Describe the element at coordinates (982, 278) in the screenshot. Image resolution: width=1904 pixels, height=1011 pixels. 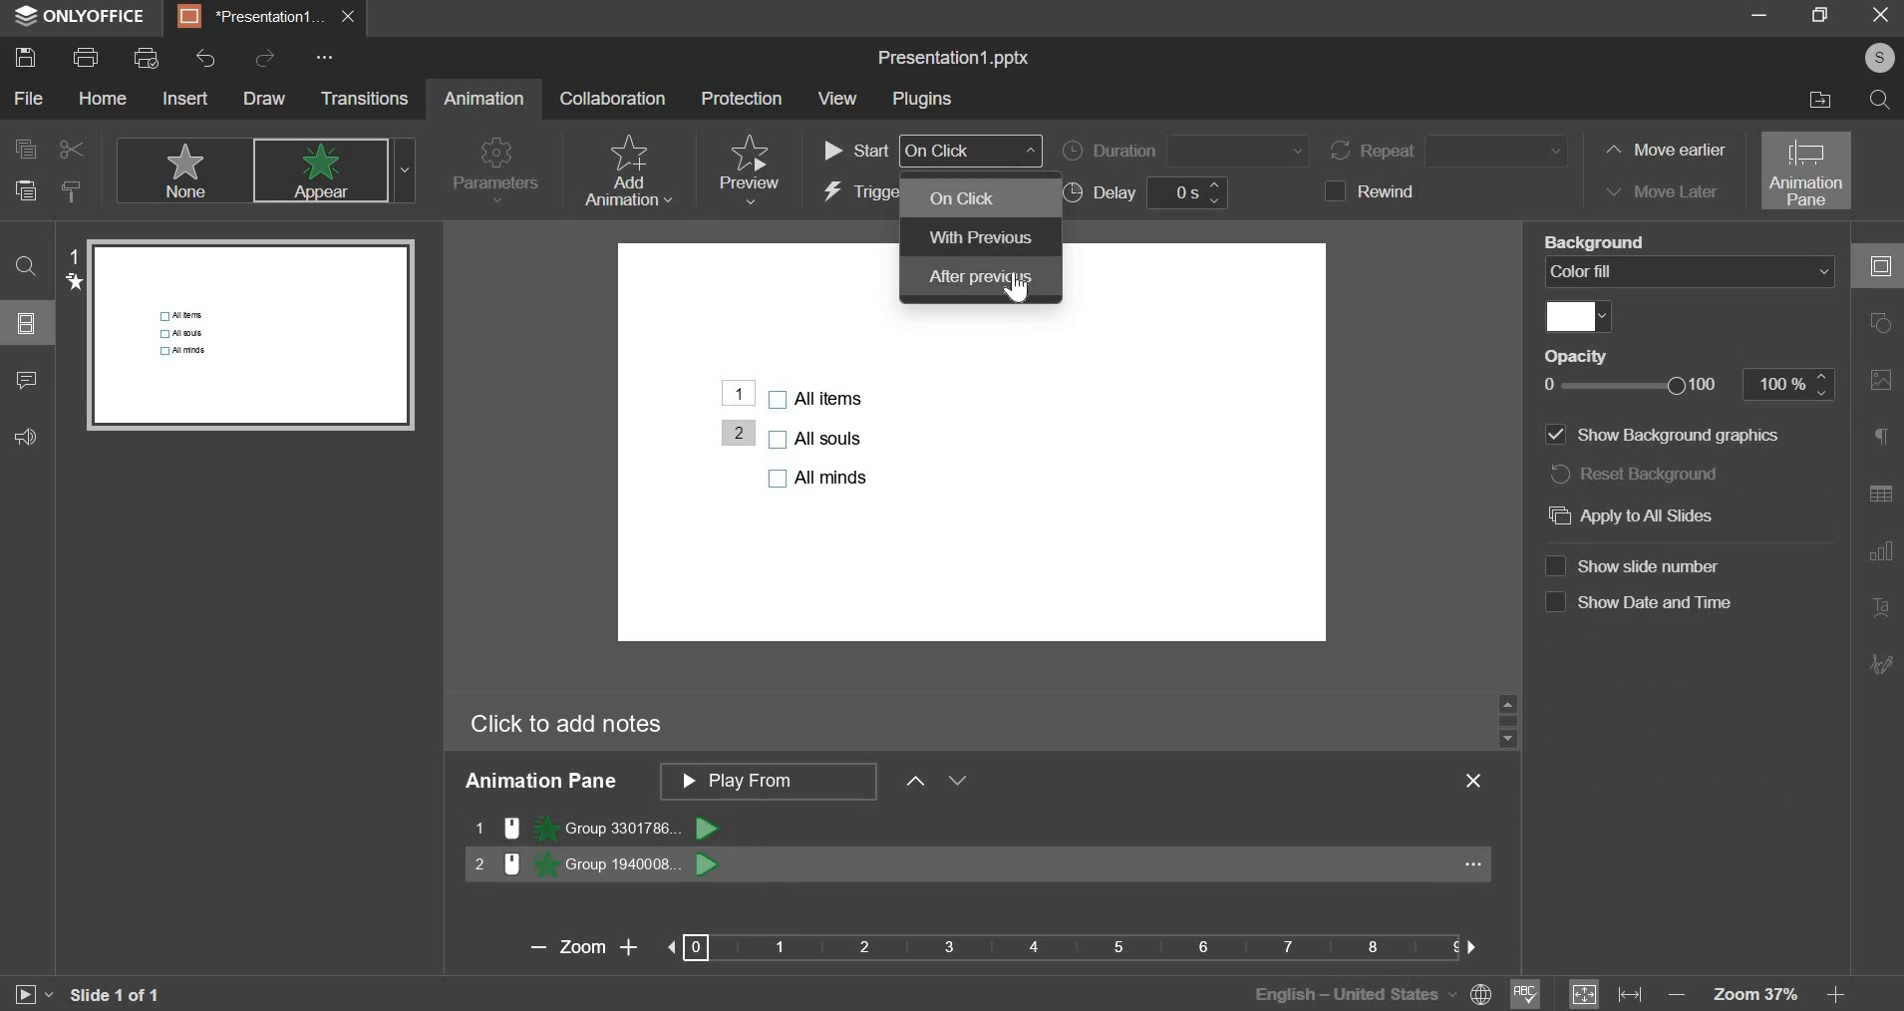
I see `after previous` at that location.